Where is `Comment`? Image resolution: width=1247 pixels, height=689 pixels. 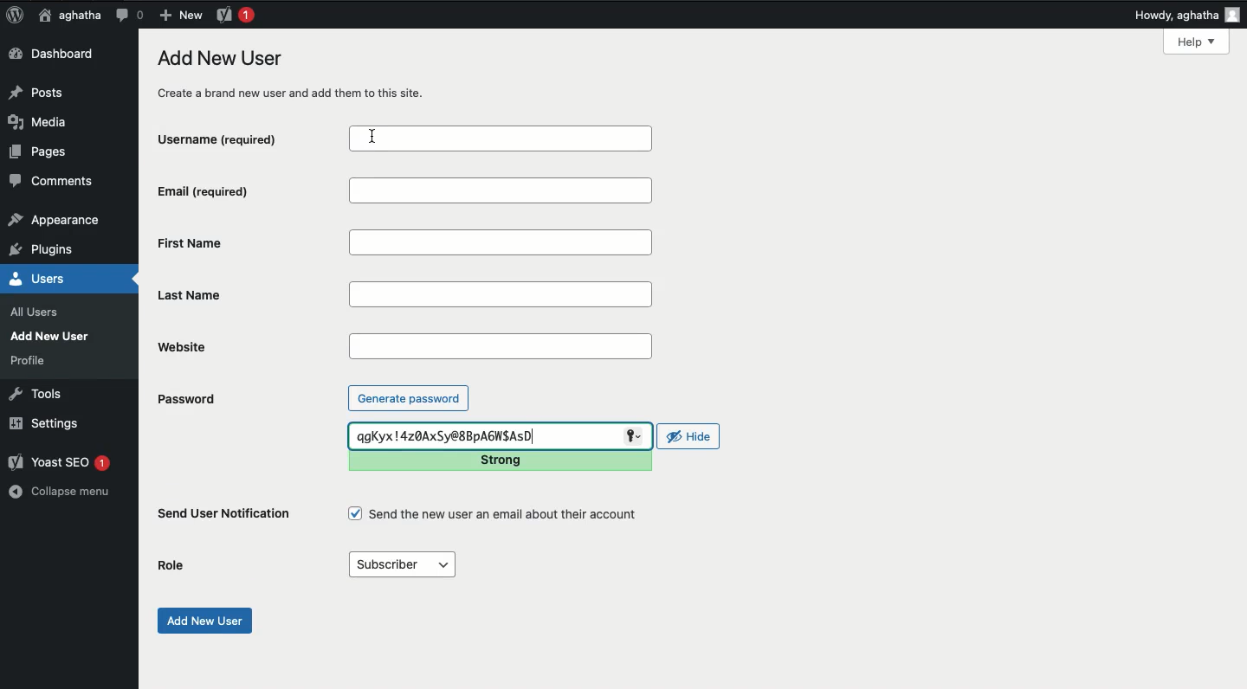
Comment is located at coordinates (129, 15).